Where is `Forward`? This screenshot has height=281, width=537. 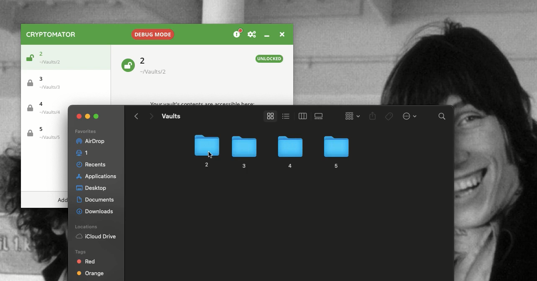 Forward is located at coordinates (151, 117).